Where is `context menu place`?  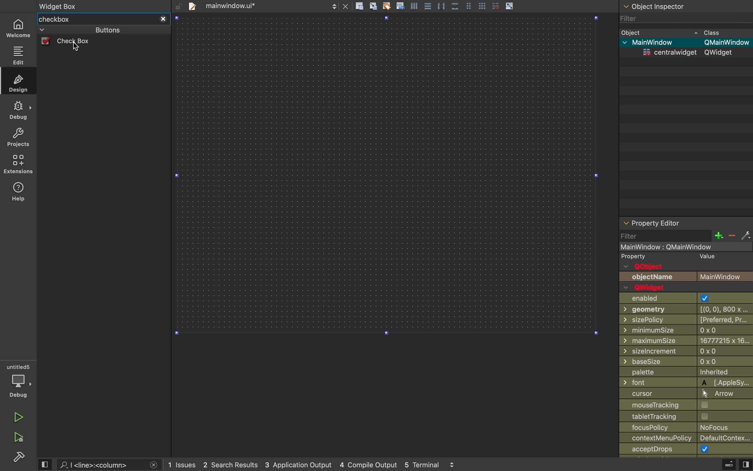 context menu place is located at coordinates (688, 438).